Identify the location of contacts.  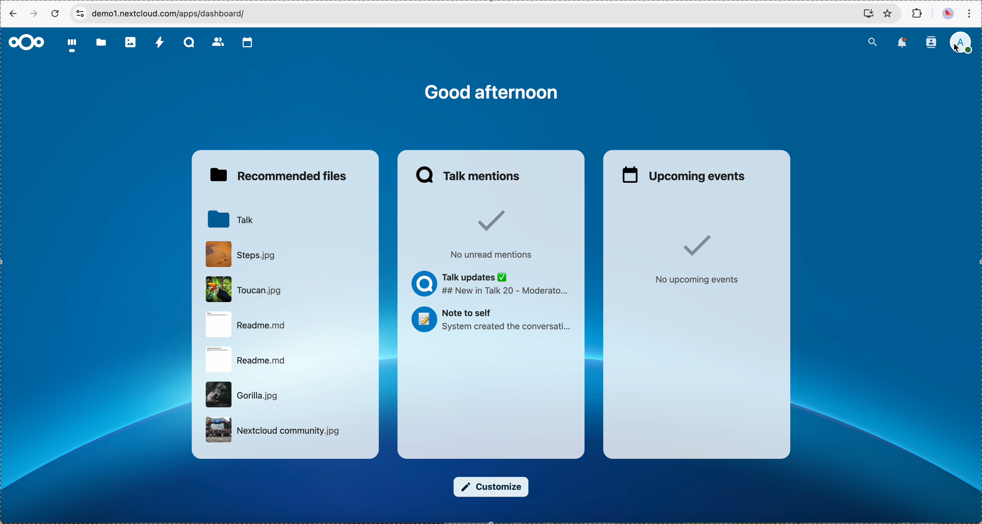
(218, 43).